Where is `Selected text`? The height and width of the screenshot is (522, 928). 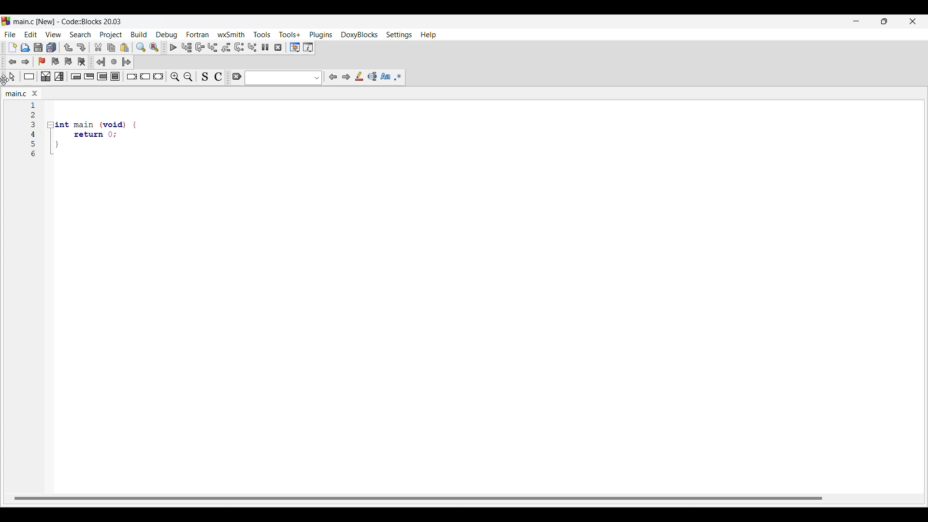 Selected text is located at coordinates (372, 76).